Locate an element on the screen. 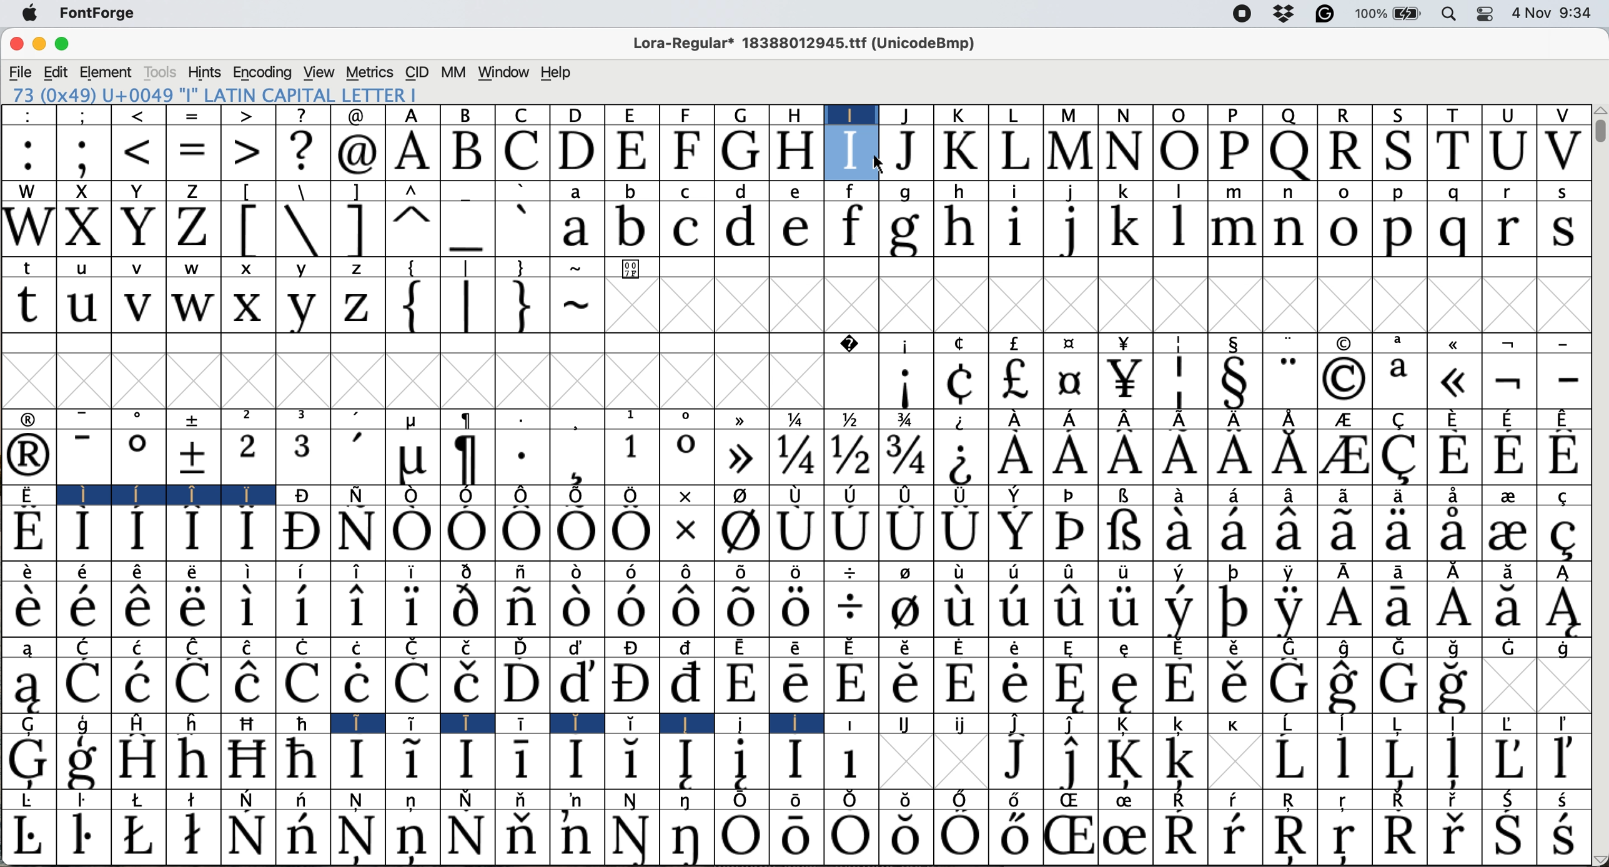 This screenshot has width=1609, height=867. Symbol is located at coordinates (906, 384).